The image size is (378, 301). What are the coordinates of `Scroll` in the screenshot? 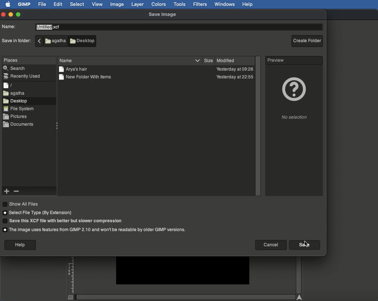 It's located at (298, 275).